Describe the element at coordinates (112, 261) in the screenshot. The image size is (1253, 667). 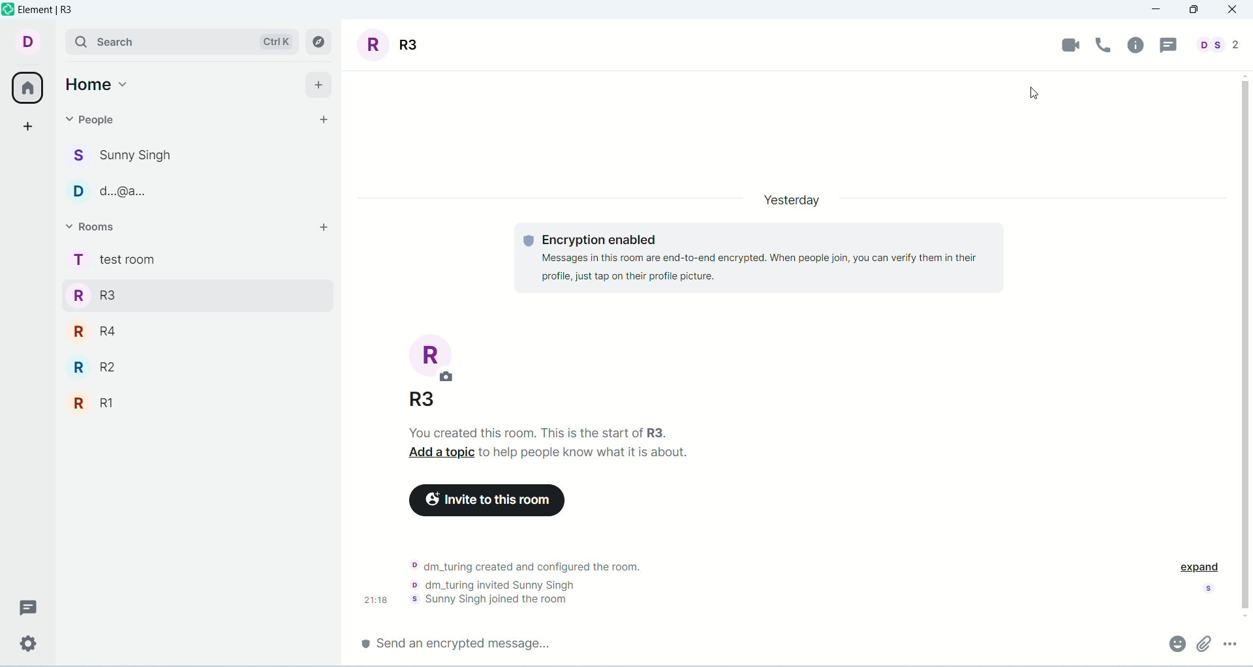
I see `rooms` at that location.